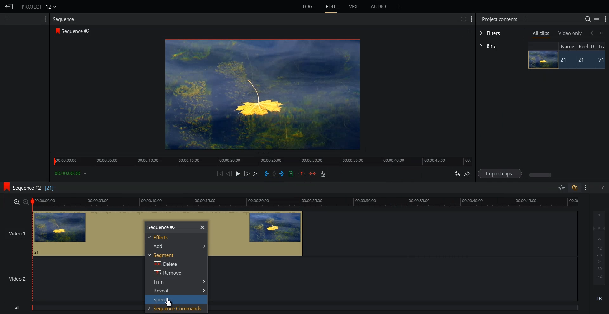 This screenshot has height=314, width=609. I want to click on Add, so click(178, 246).